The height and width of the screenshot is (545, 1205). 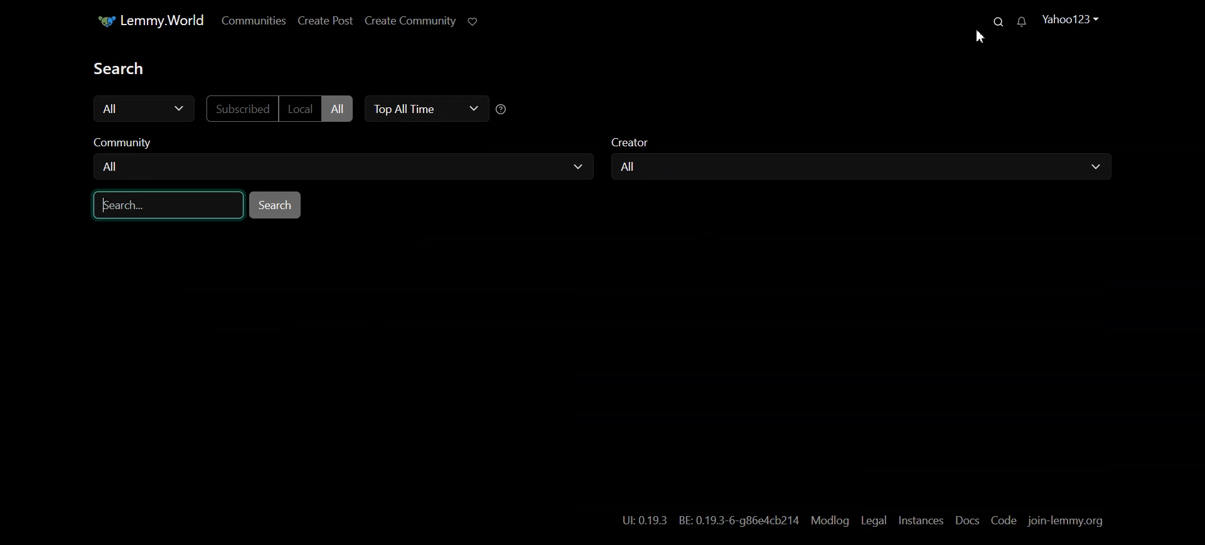 What do you see at coordinates (299, 109) in the screenshot?
I see `Local` at bounding box center [299, 109].